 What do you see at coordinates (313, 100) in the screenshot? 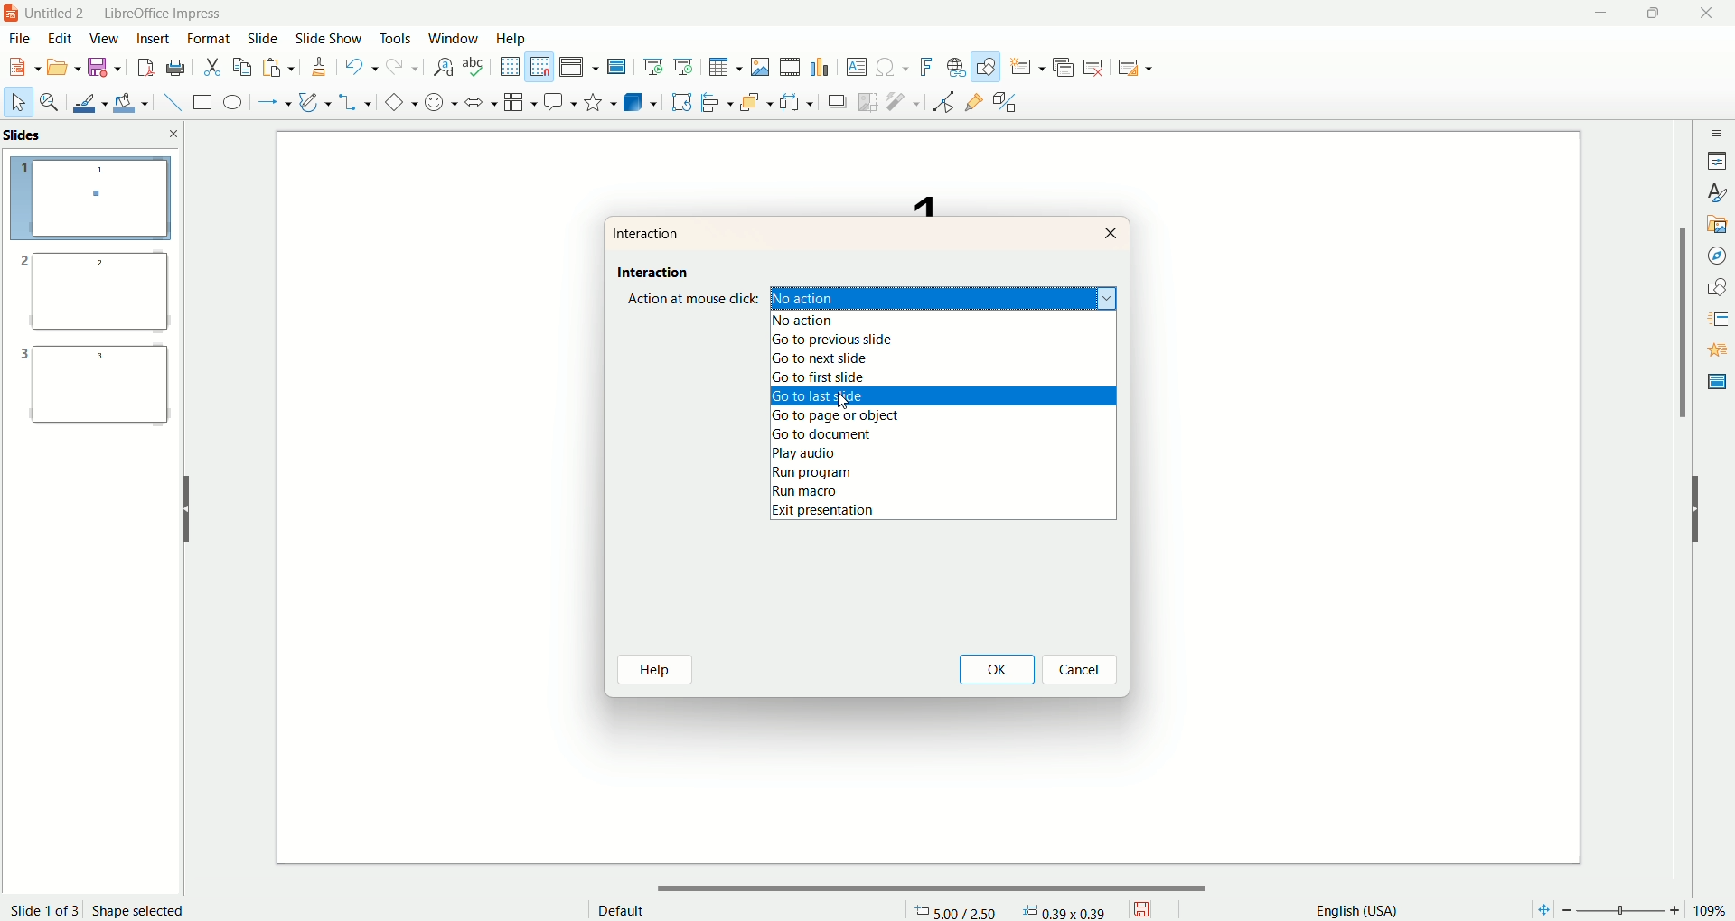
I see `curves and polygon` at bounding box center [313, 100].